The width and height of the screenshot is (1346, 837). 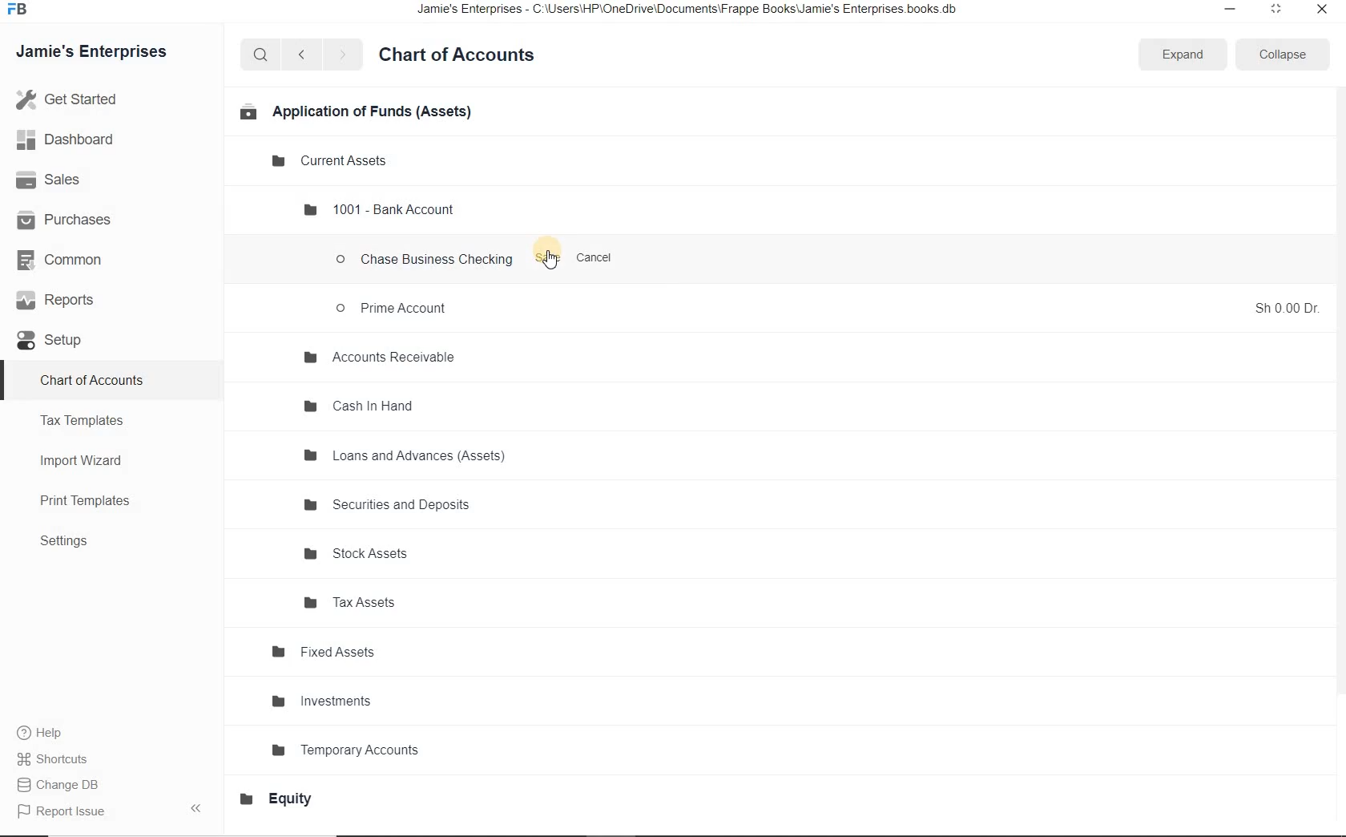 I want to click on Prime Account, so click(x=394, y=307).